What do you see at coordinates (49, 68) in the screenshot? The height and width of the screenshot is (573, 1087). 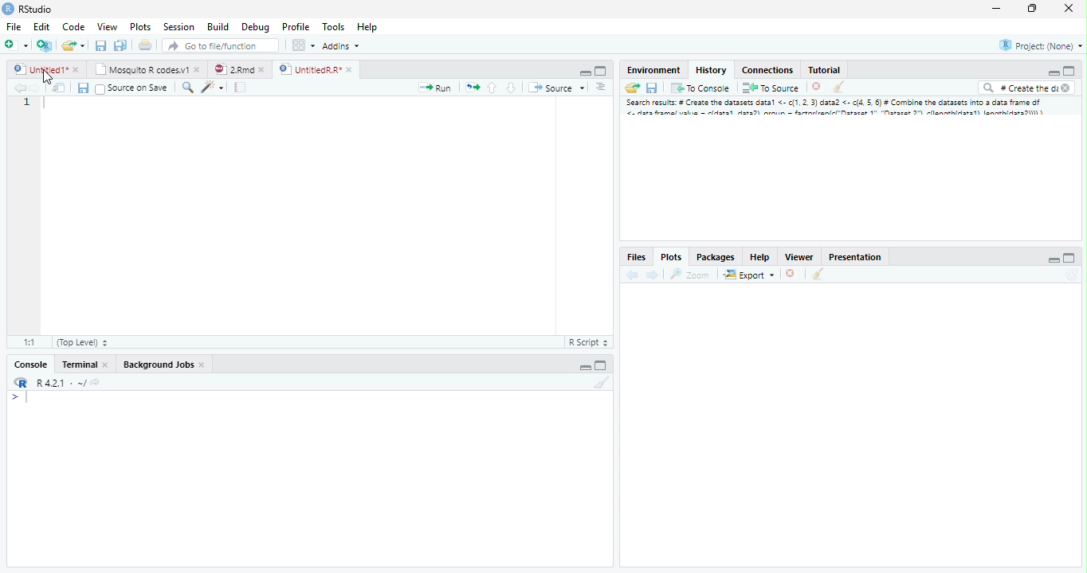 I see `Untitled` at bounding box center [49, 68].